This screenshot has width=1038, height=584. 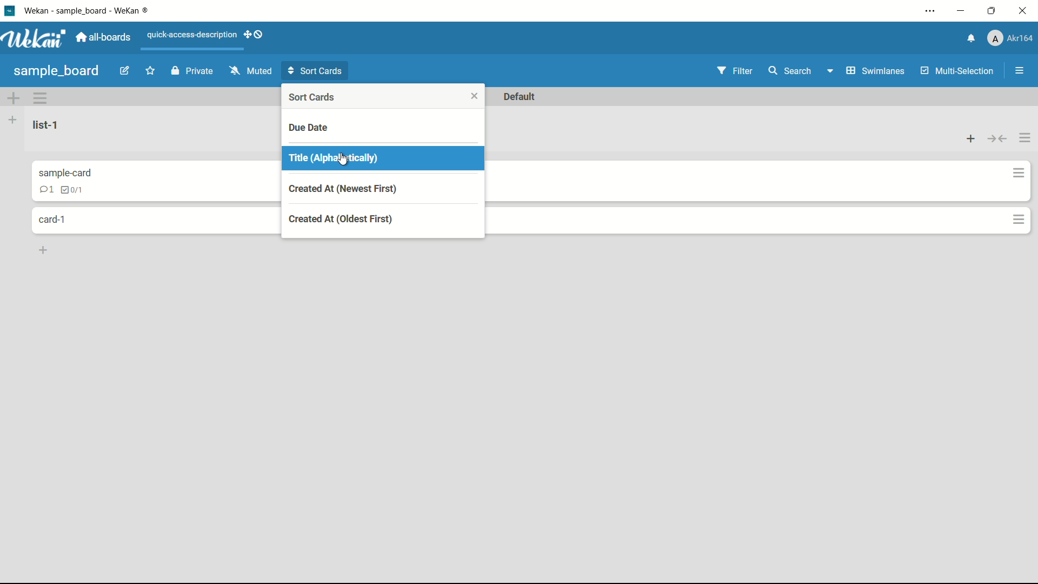 What do you see at coordinates (256, 35) in the screenshot?
I see `show-desktop-drag-handles` at bounding box center [256, 35].